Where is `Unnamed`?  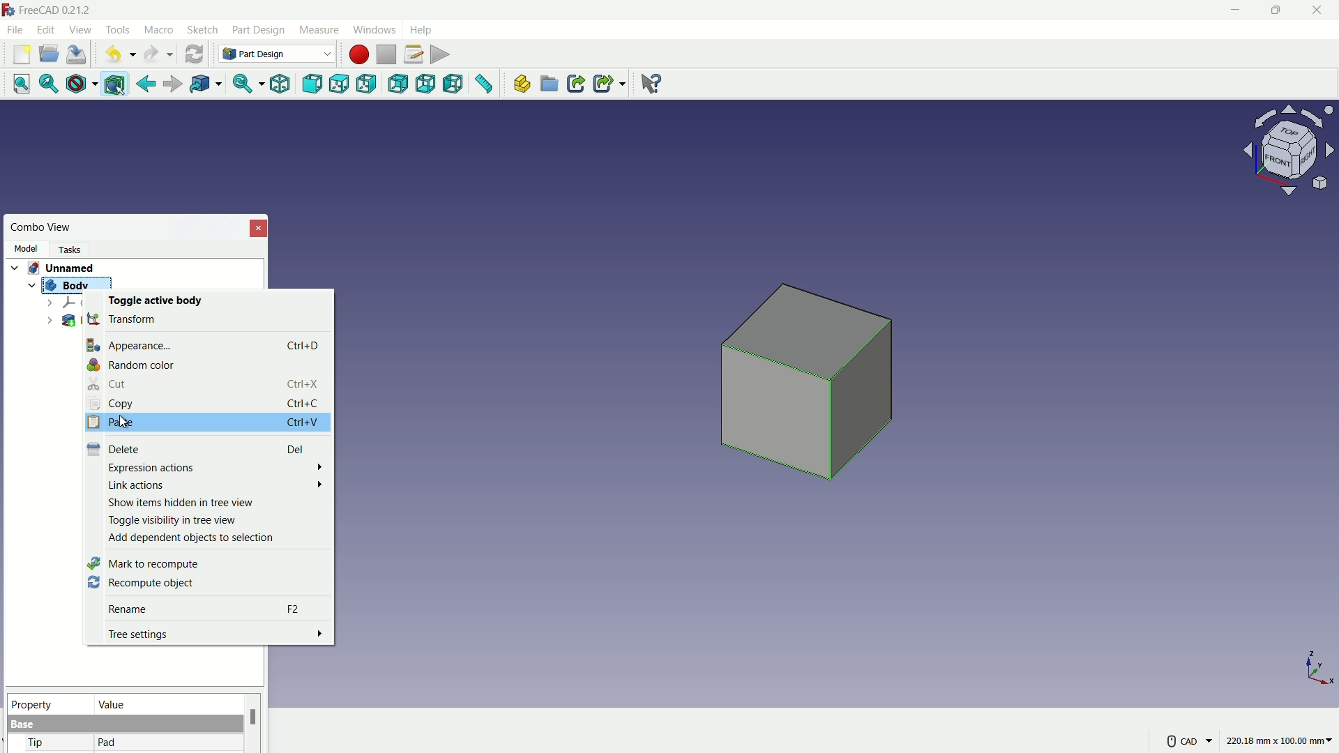
Unnamed is located at coordinates (66, 266).